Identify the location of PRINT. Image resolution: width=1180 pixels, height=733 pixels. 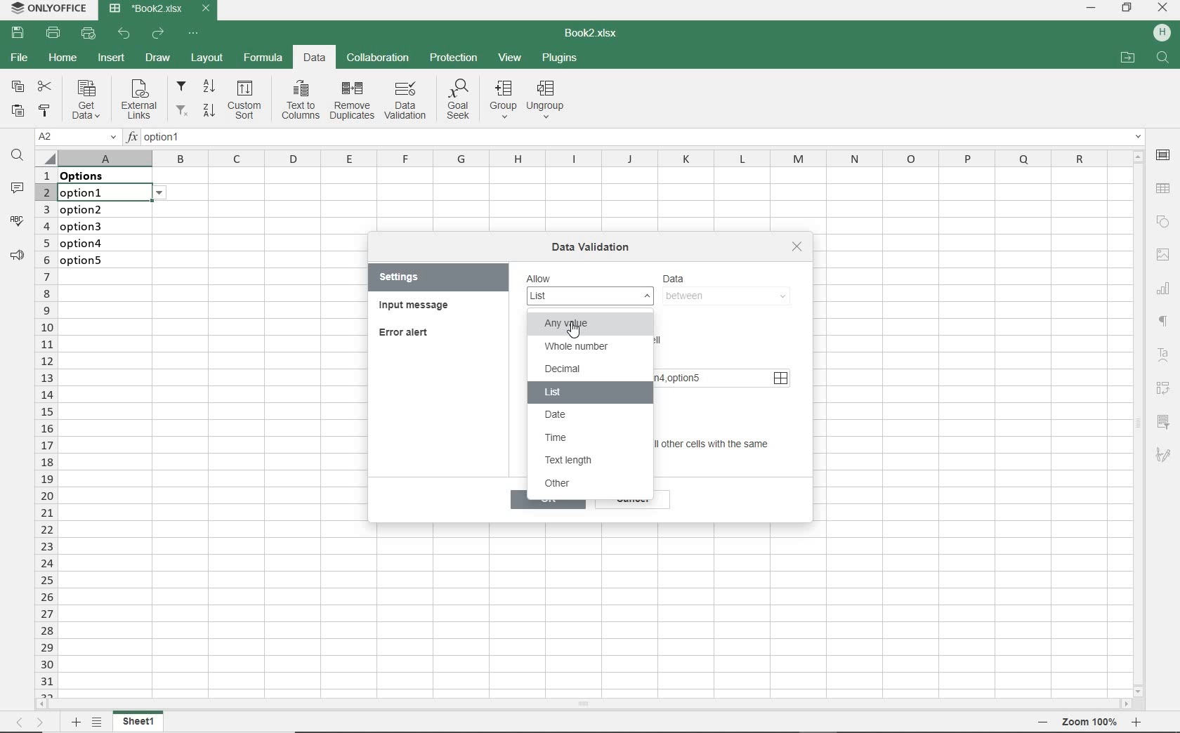
(52, 34).